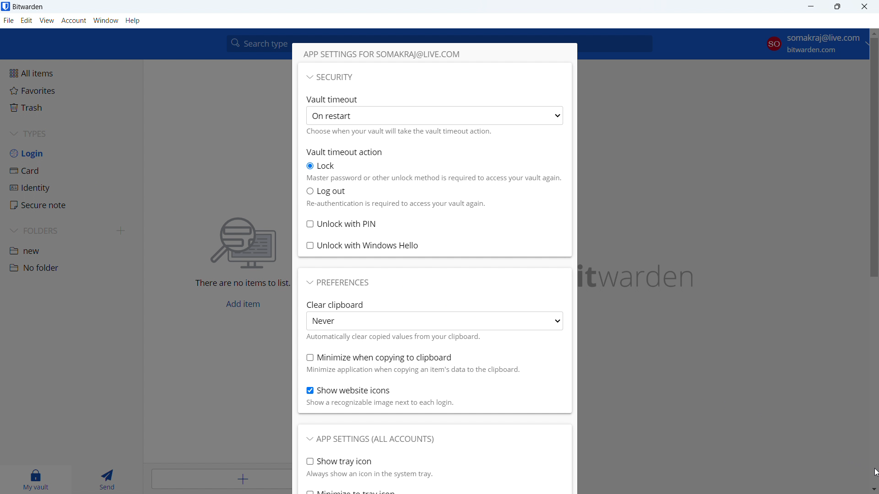 The height and width of the screenshot is (494, 879). Describe the element at coordinates (106, 21) in the screenshot. I see `window` at that location.